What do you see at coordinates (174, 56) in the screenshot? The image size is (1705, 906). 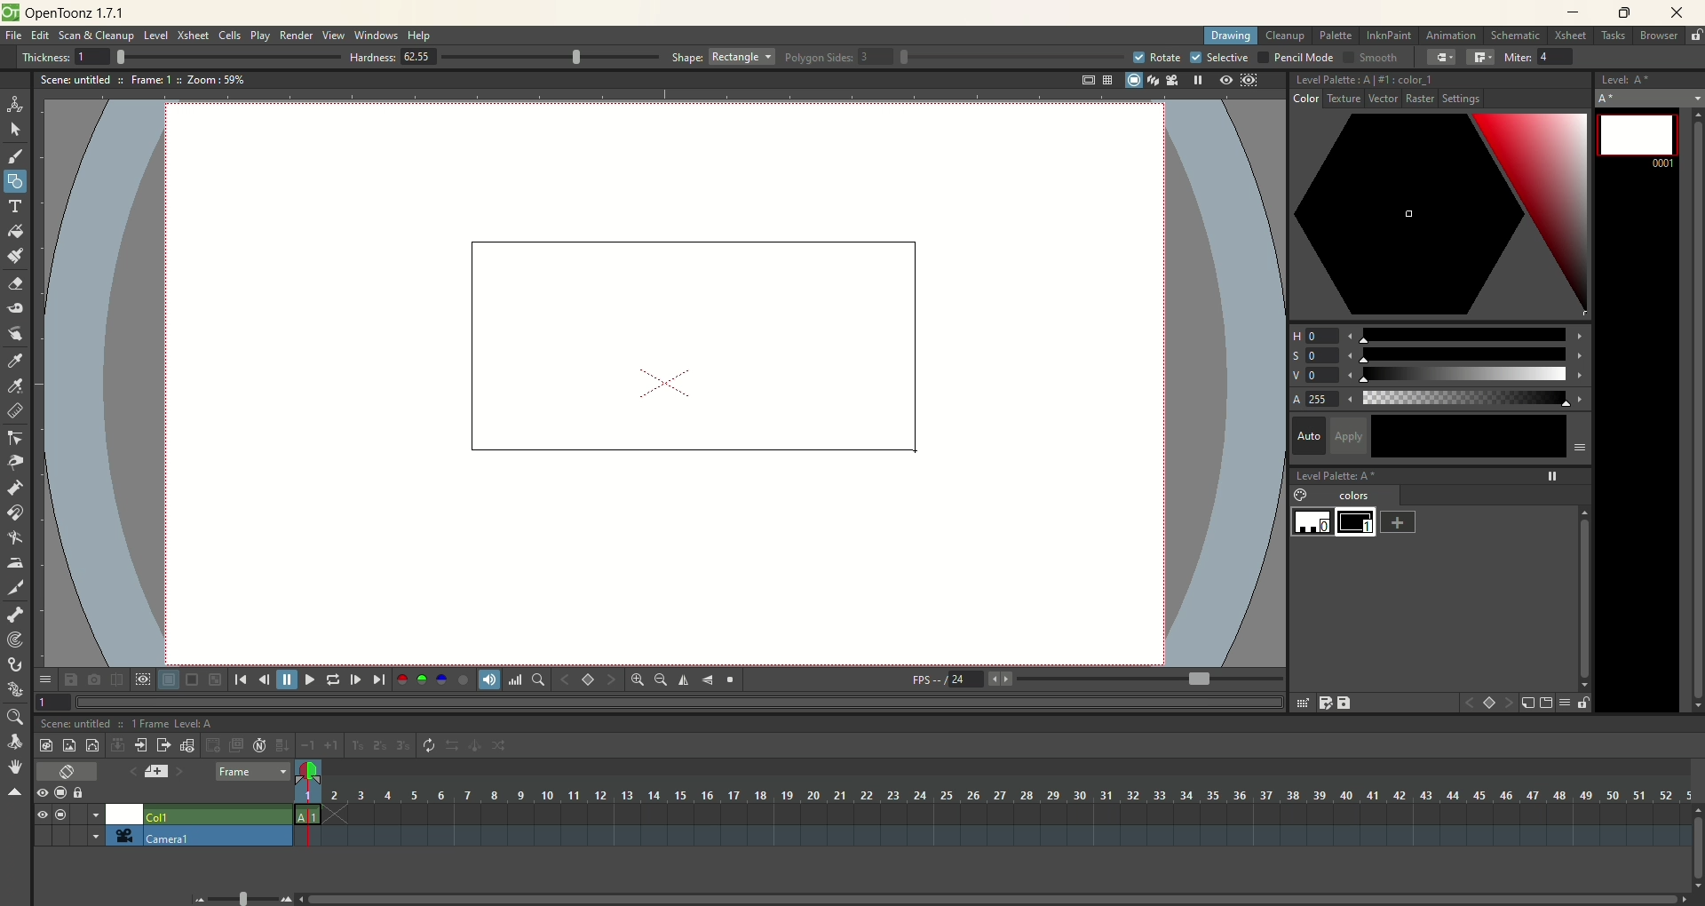 I see `thickness` at bounding box center [174, 56].